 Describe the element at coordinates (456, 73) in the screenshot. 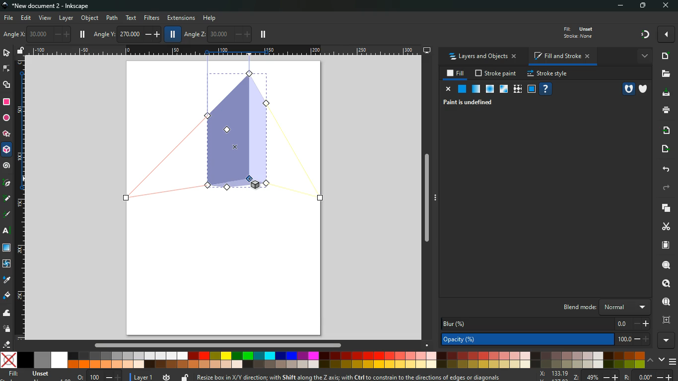

I see `fill` at that location.